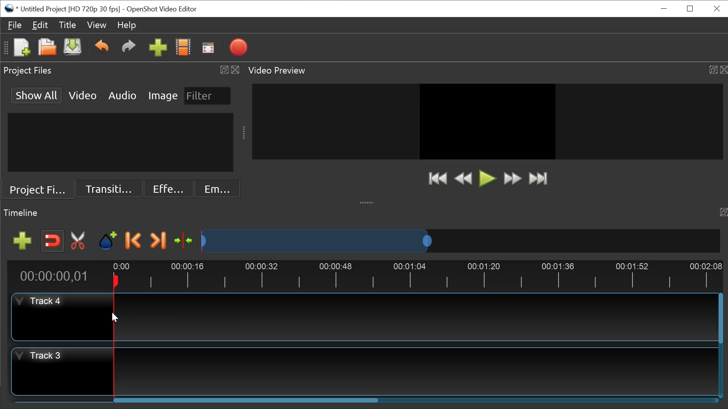 This screenshot has height=409, width=728. What do you see at coordinates (24, 241) in the screenshot?
I see `Add Track` at bounding box center [24, 241].